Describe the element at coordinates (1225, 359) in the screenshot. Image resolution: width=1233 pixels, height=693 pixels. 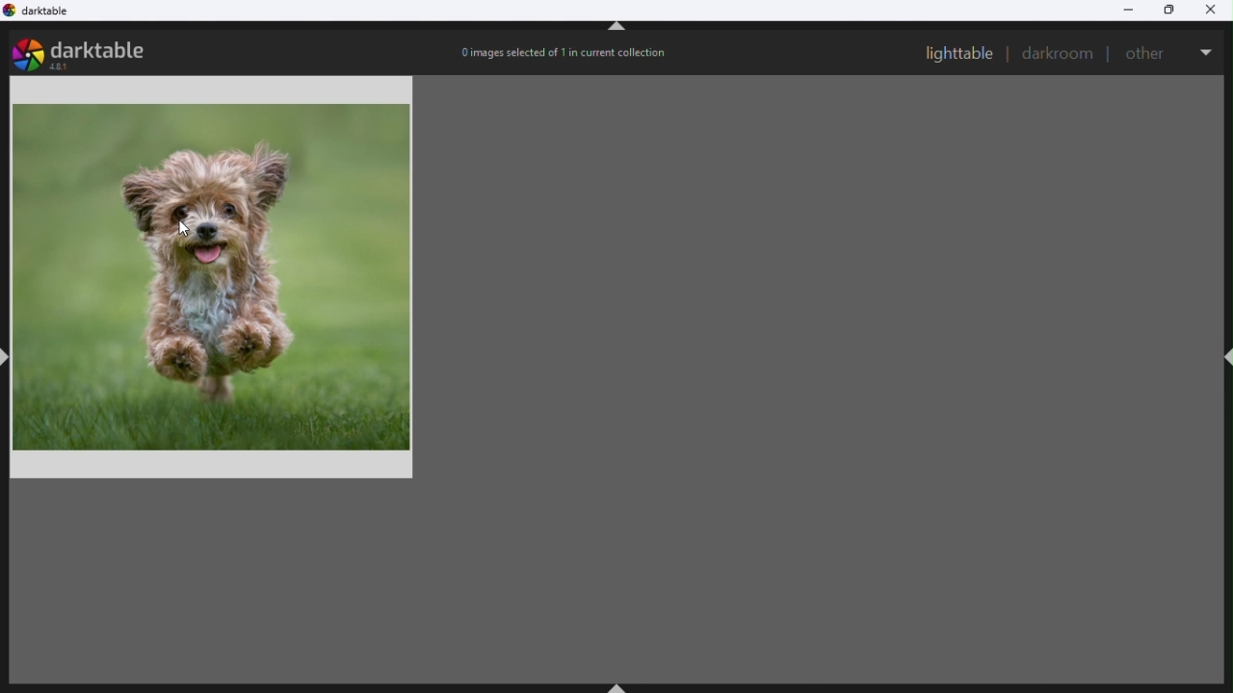
I see `ctrl+shift+` at that location.